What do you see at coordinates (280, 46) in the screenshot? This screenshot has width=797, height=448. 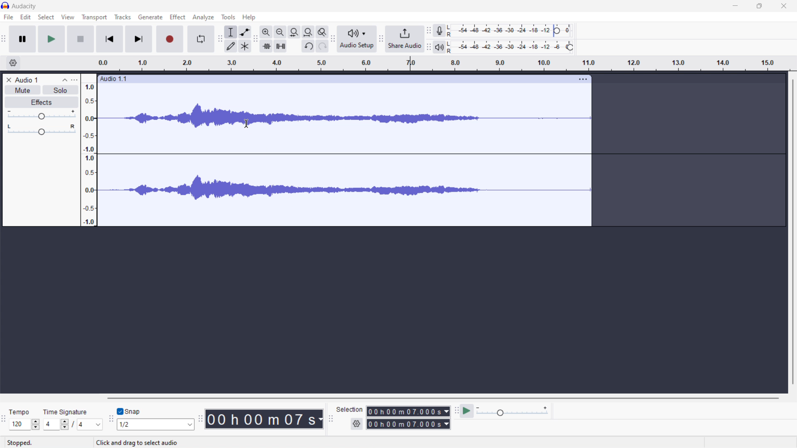 I see `mute selection` at bounding box center [280, 46].